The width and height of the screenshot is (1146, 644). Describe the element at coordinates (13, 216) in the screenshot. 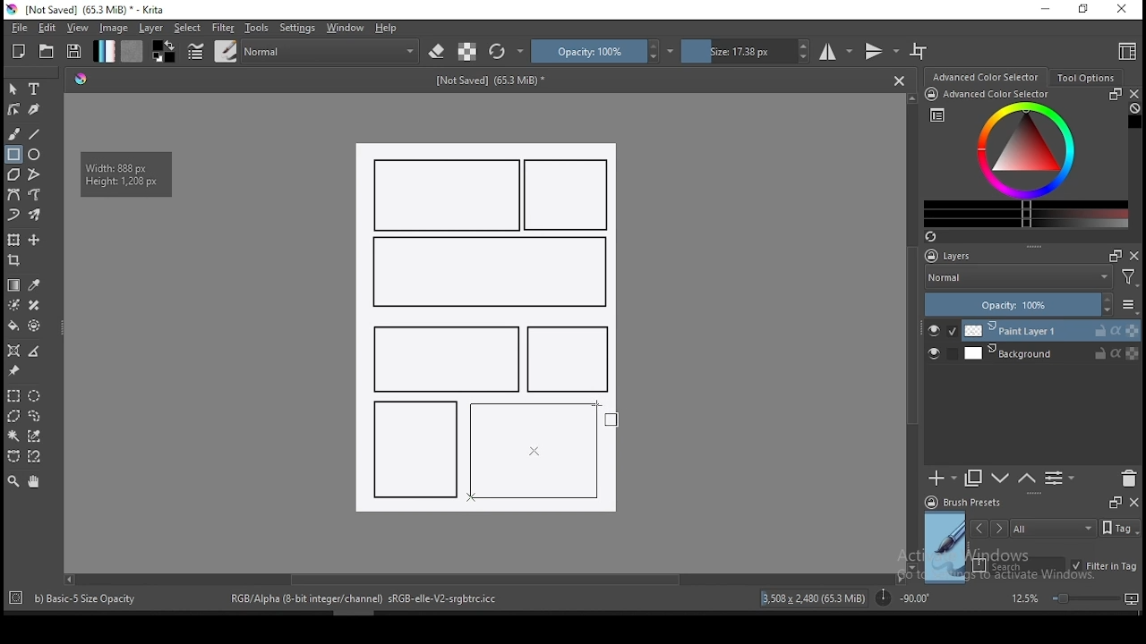

I see `dynamic brush tool` at that location.